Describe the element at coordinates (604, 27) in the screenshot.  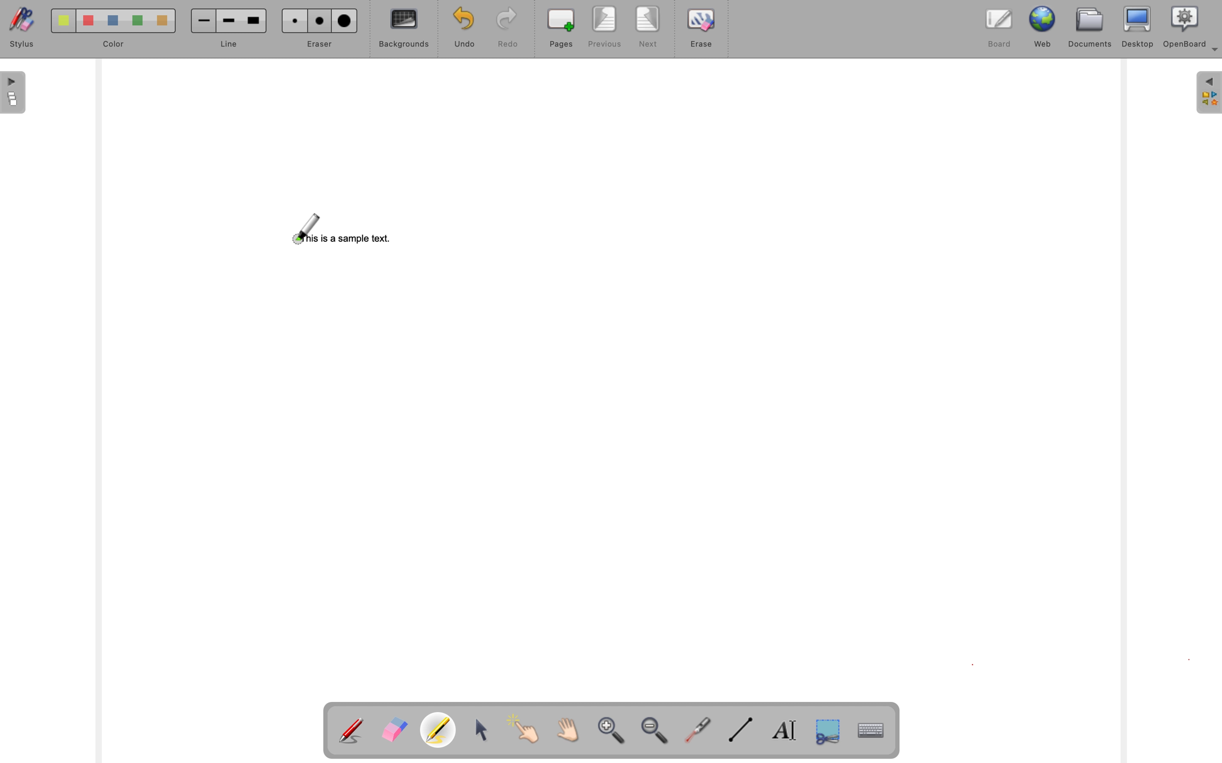
I see `previous` at that location.